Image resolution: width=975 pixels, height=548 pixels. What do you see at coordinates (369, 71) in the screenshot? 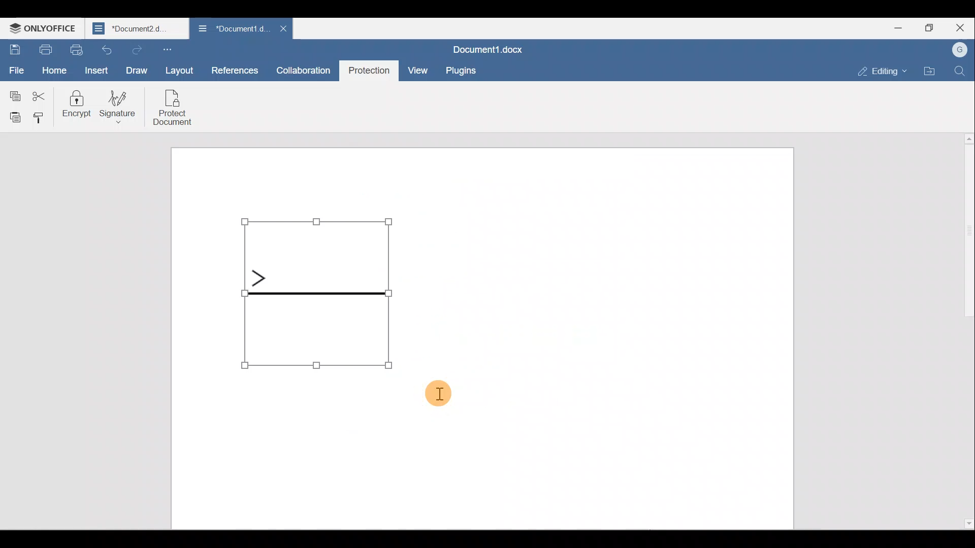
I see `Protection` at bounding box center [369, 71].